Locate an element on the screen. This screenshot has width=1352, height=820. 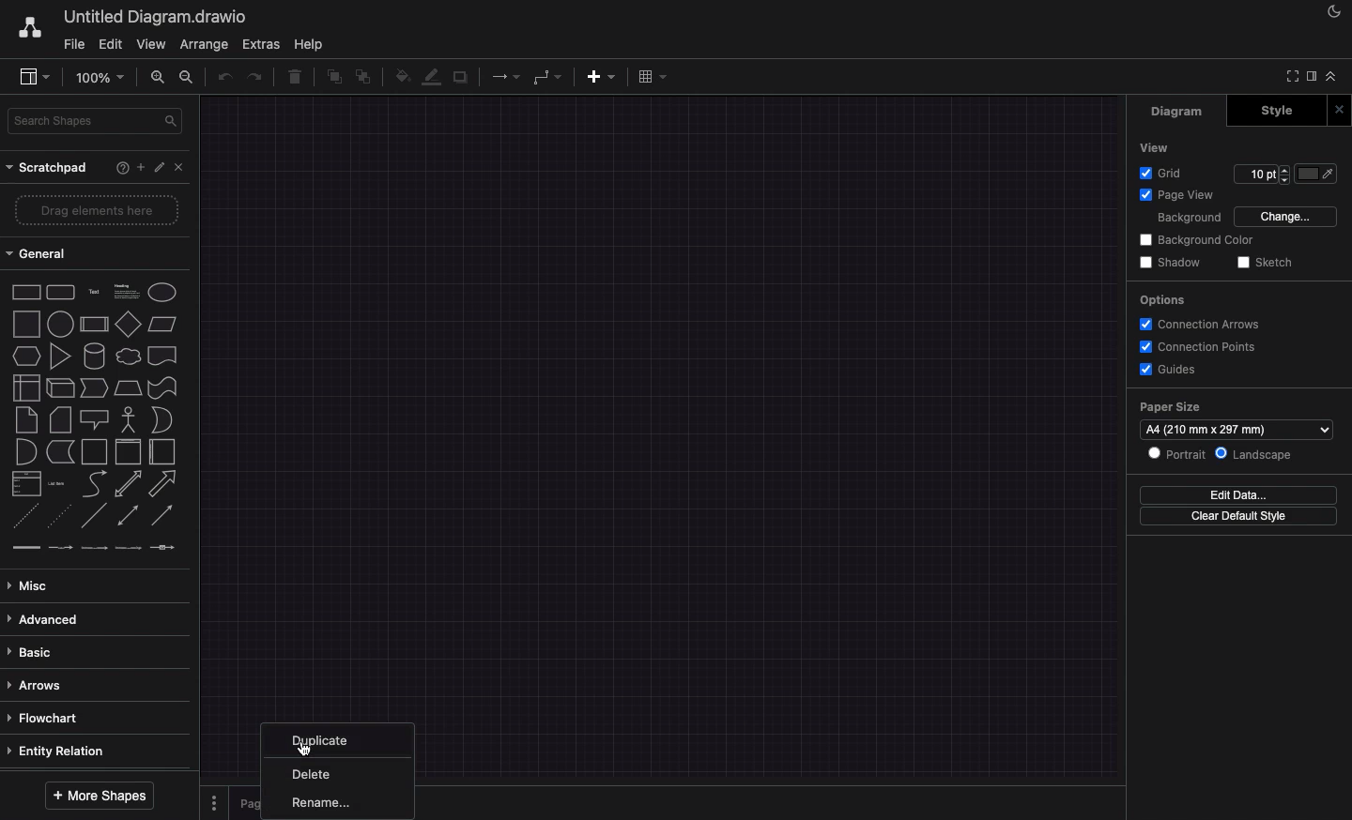
grid is located at coordinates (1160, 175).